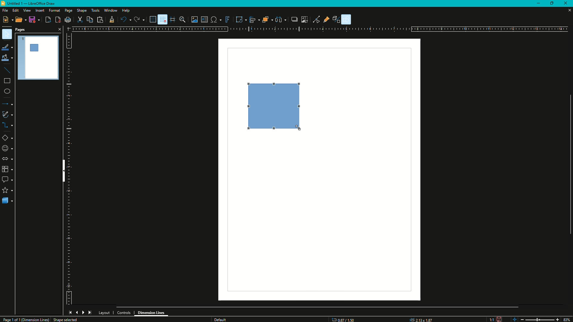 Image resolution: width=573 pixels, height=322 pixels. Describe the element at coordinates (57, 20) in the screenshot. I see `Export Directly as PDF` at that location.